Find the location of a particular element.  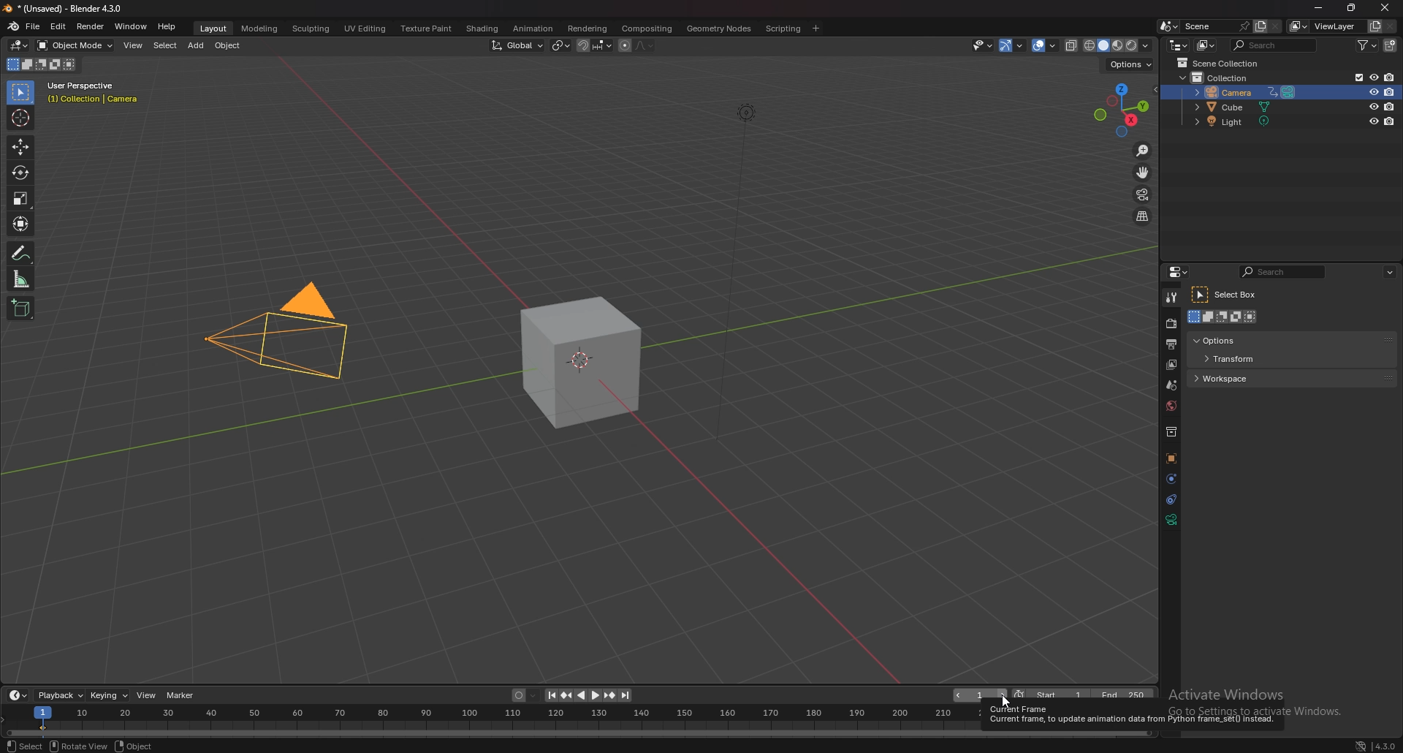

4.3.0 is located at coordinates (1377, 745).